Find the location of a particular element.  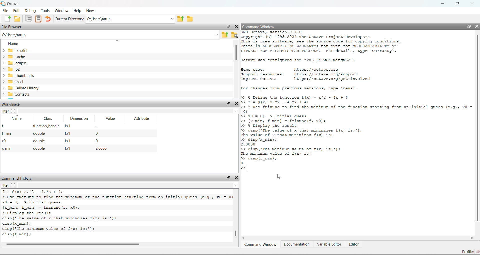

Name is located at coordinates (14, 43).